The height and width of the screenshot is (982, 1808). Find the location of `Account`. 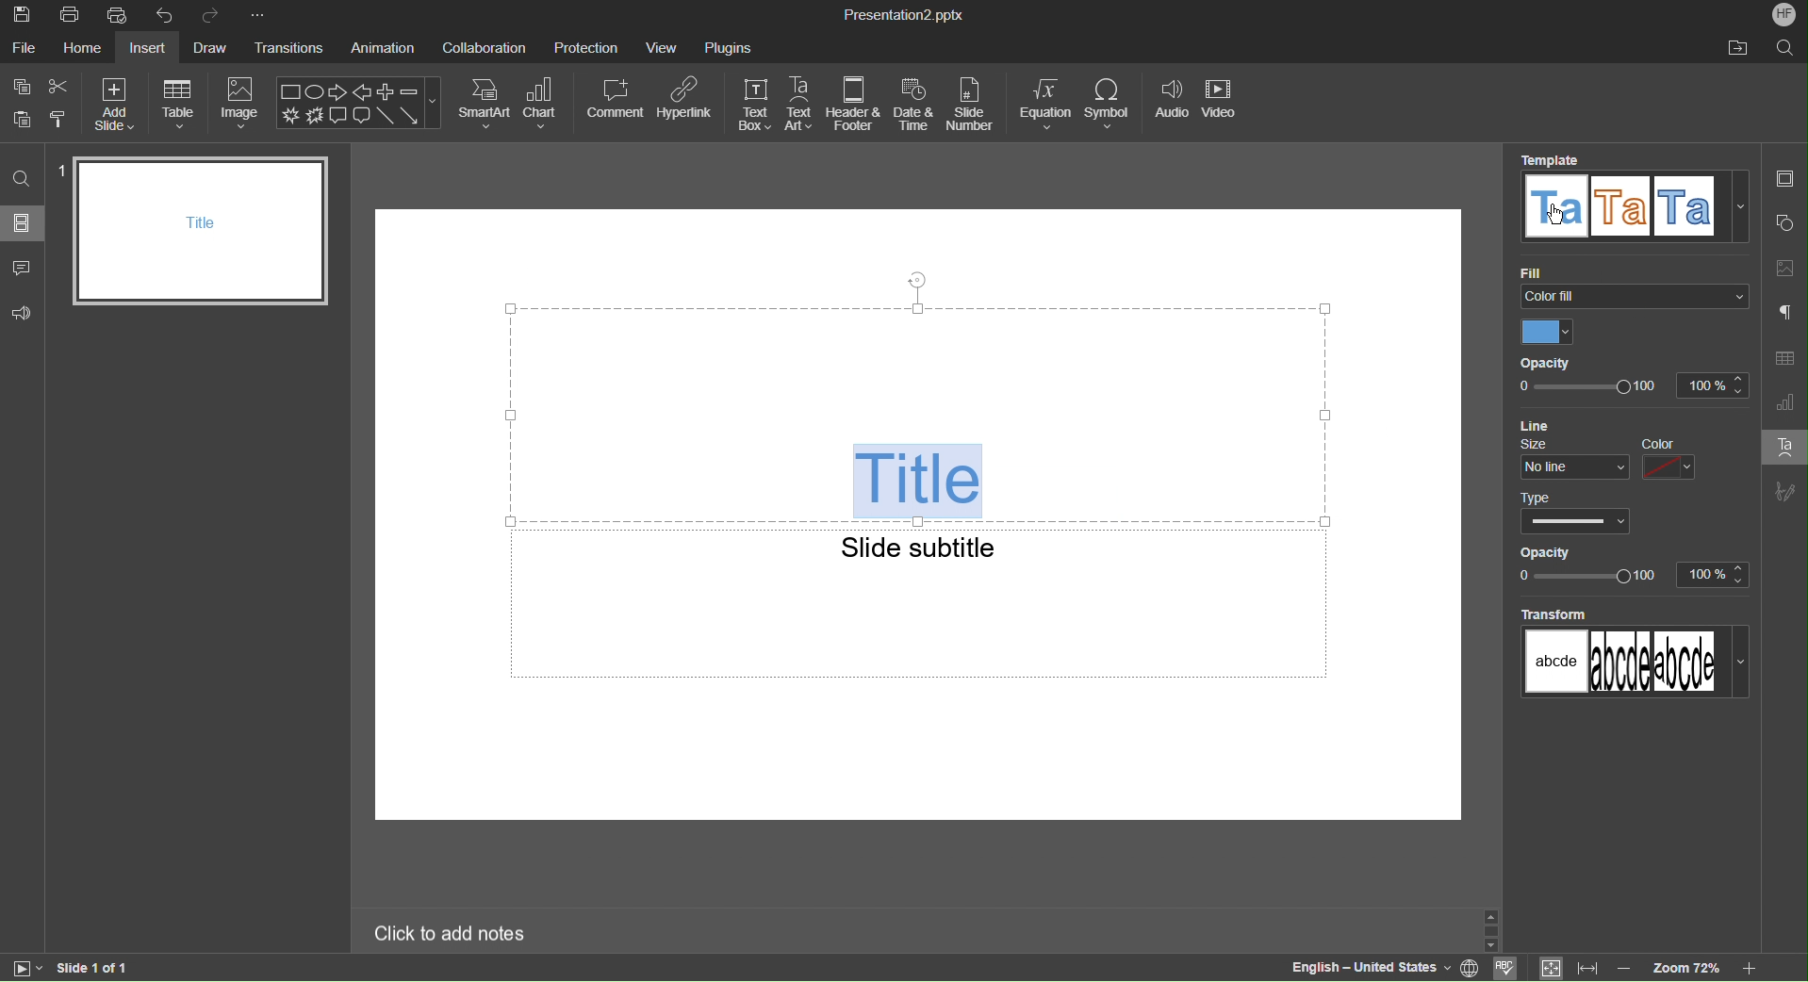

Account is located at coordinates (1784, 15).